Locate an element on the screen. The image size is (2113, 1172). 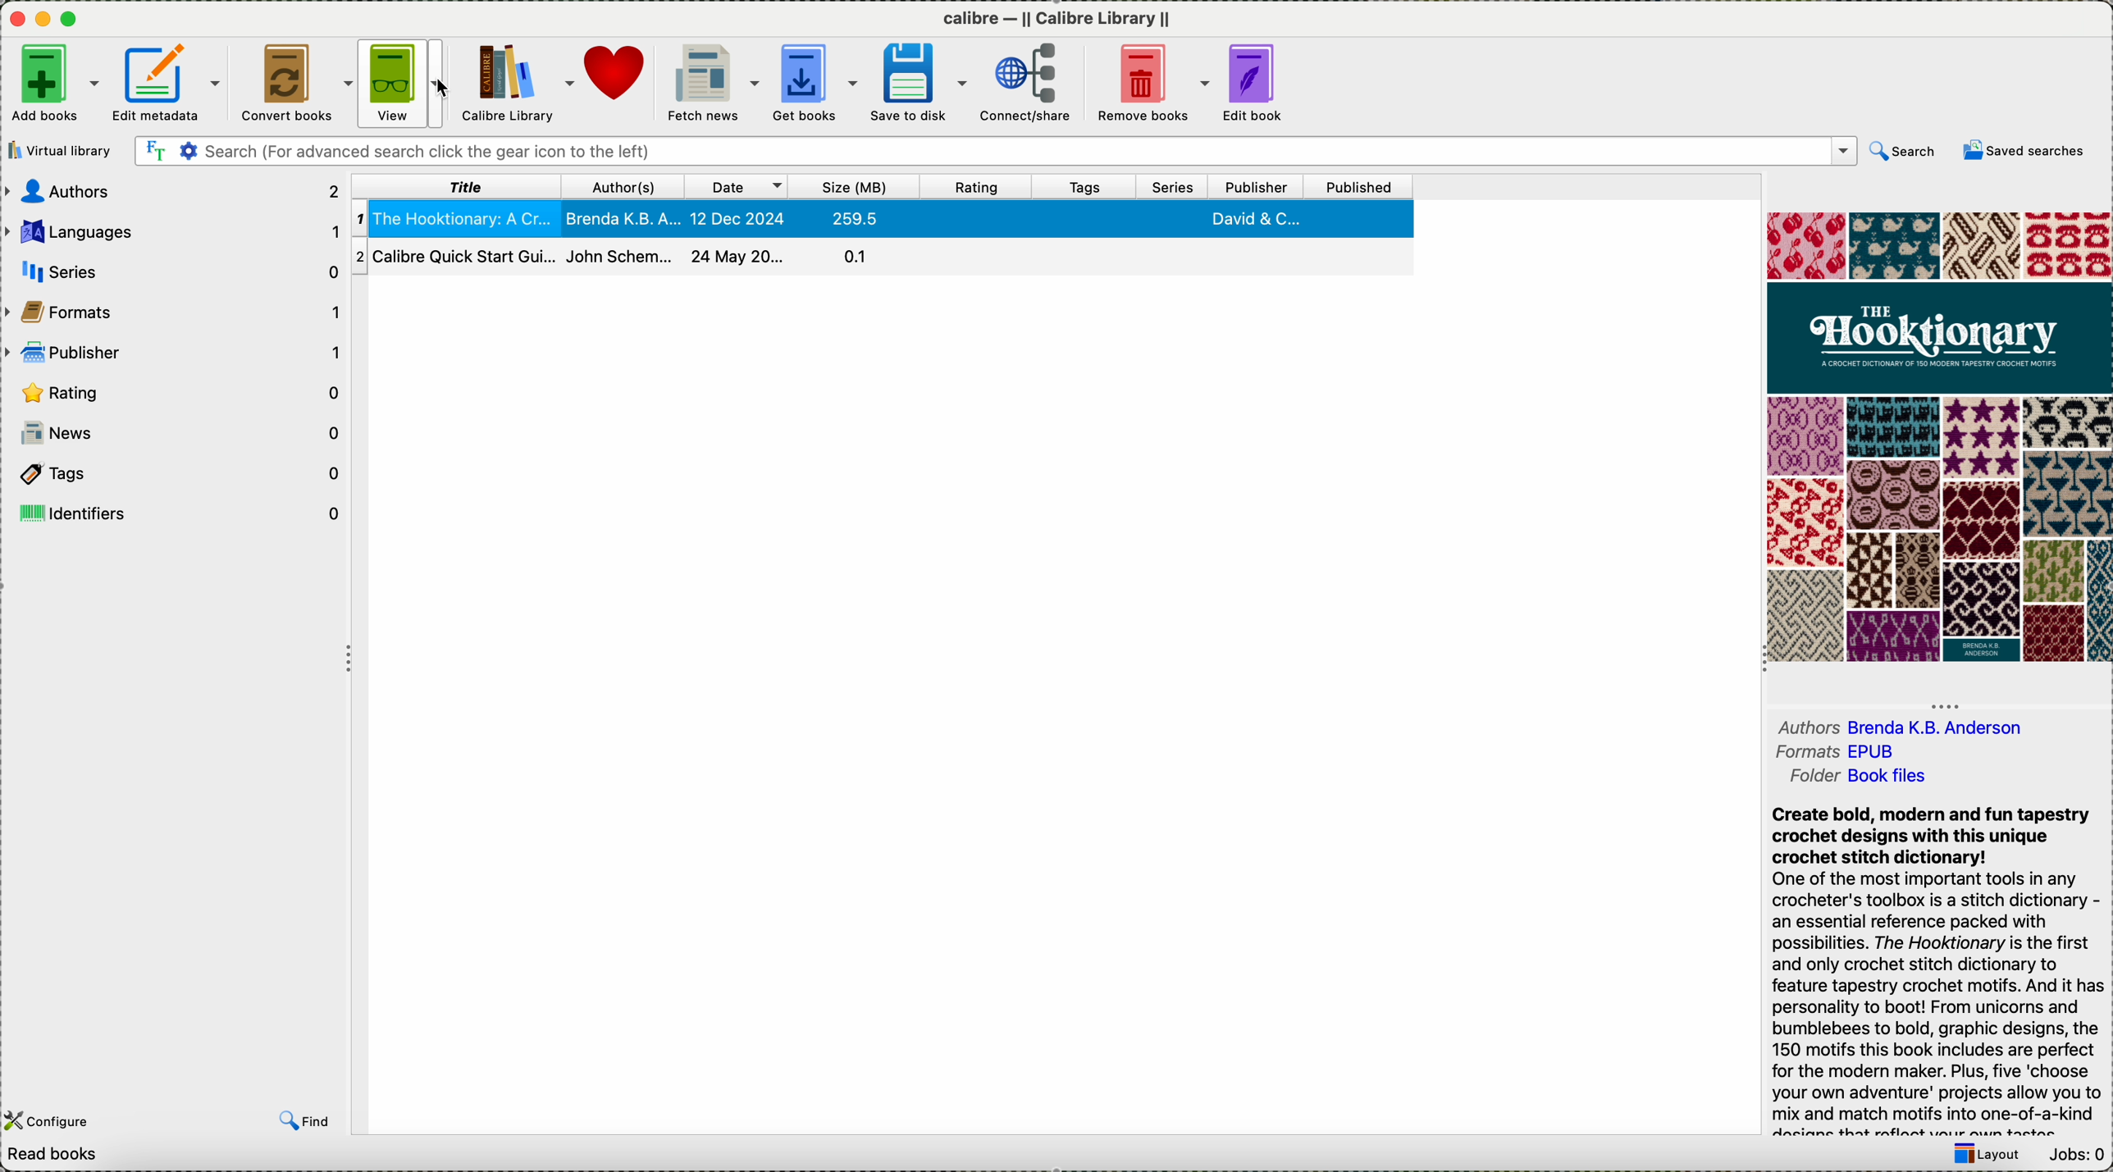
remove books is located at coordinates (1148, 80).